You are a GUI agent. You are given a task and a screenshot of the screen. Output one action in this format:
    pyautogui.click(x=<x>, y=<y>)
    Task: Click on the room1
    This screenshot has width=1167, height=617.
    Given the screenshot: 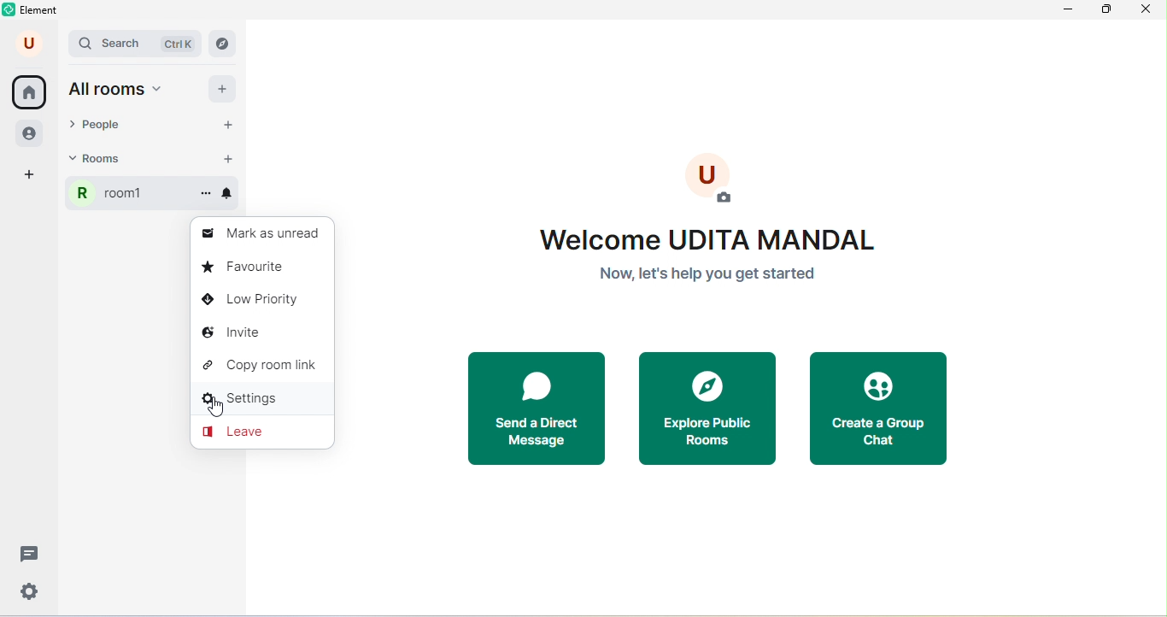 What is the action you would take?
    pyautogui.click(x=119, y=197)
    